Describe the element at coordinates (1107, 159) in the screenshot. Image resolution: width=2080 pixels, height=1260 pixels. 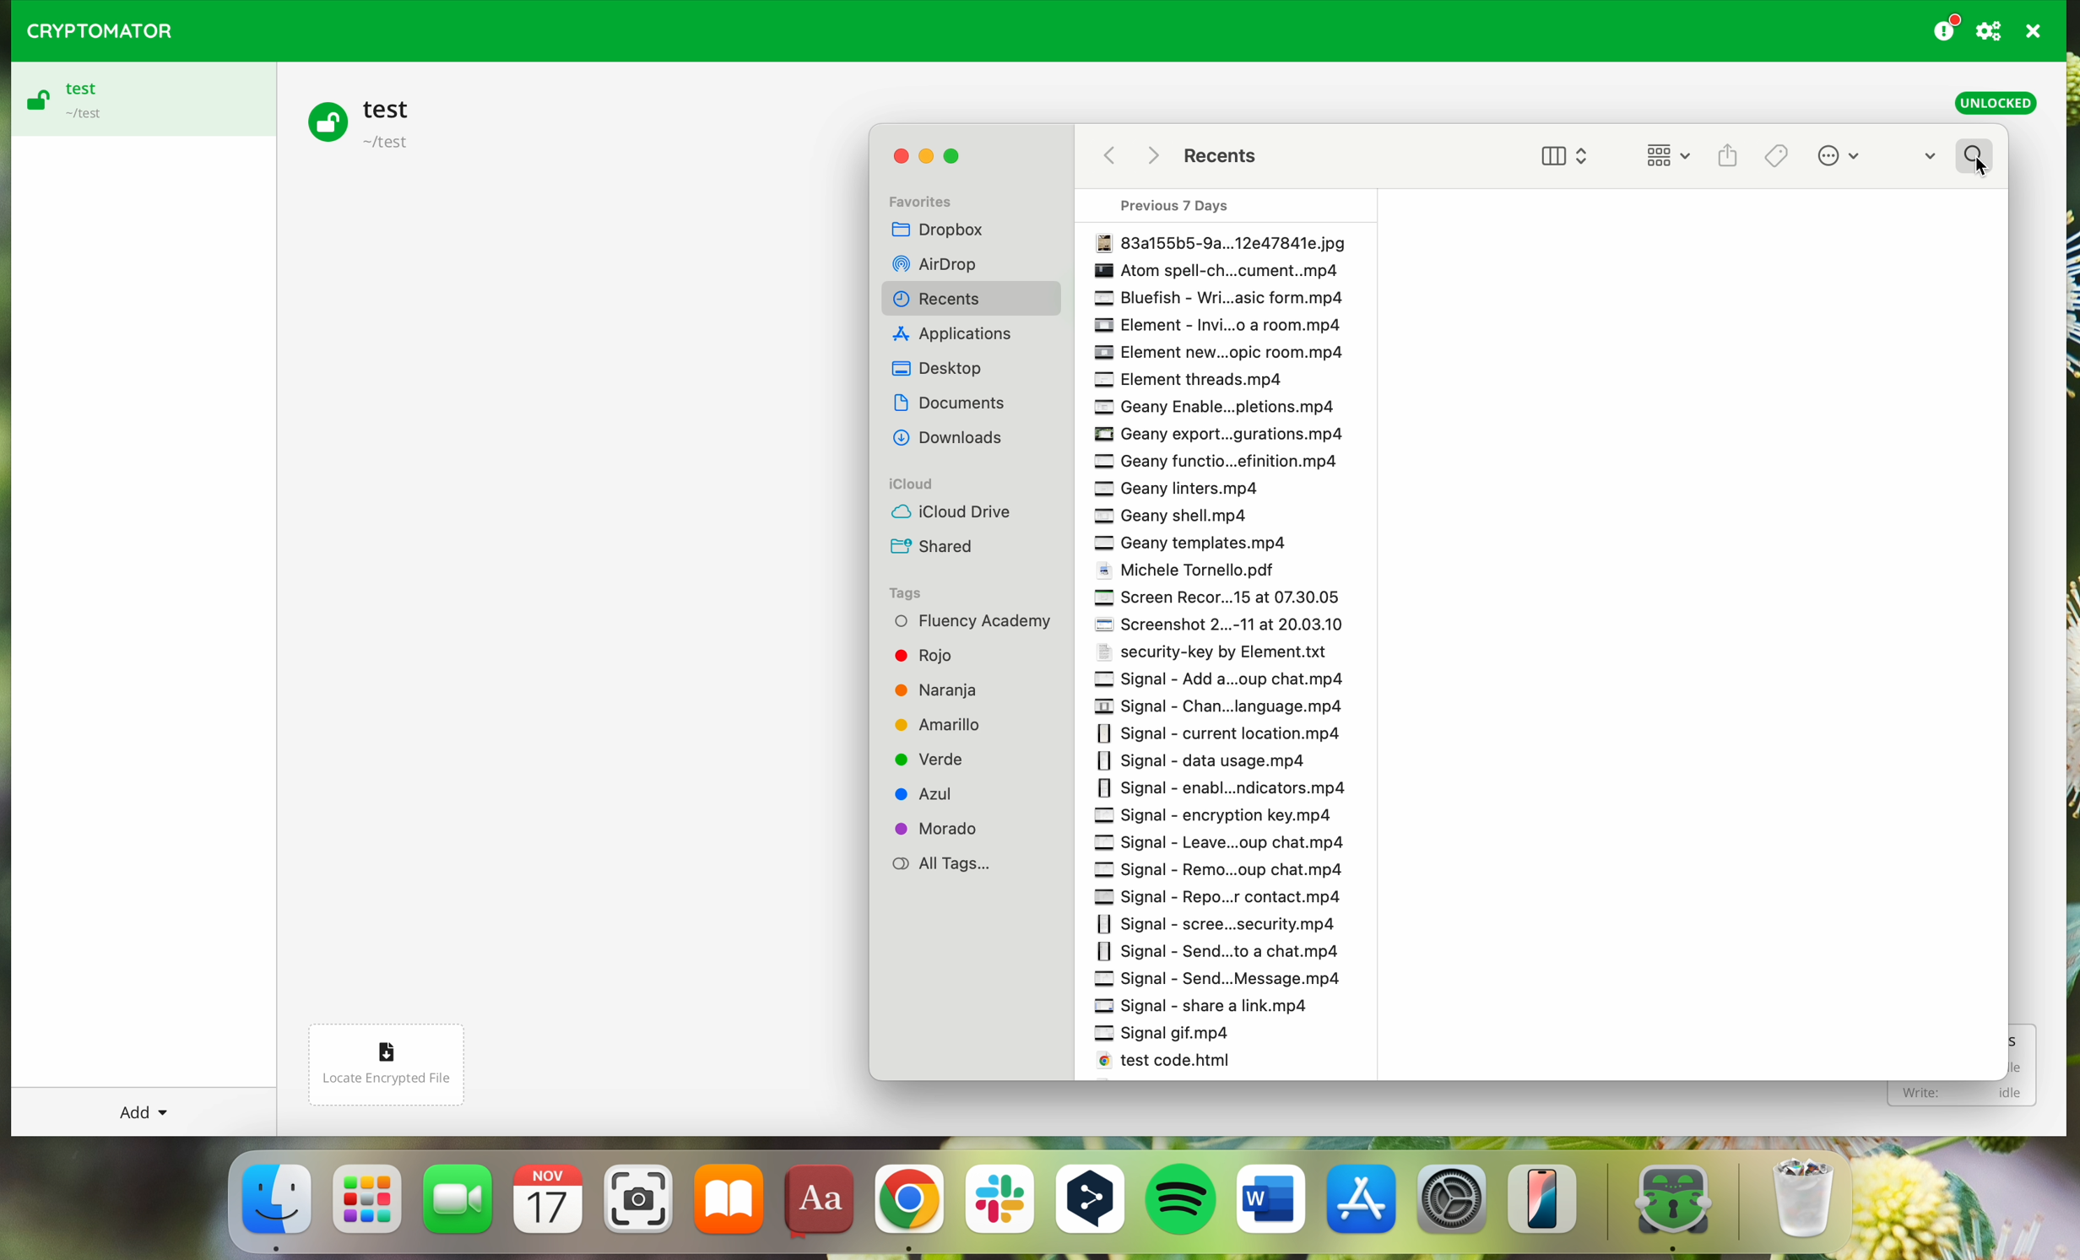
I see `back` at that location.